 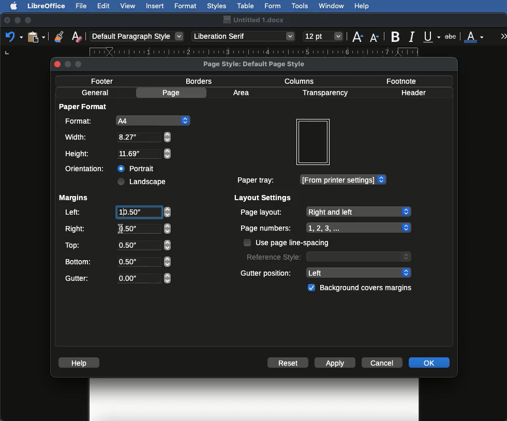 I want to click on Right, so click(x=117, y=229).